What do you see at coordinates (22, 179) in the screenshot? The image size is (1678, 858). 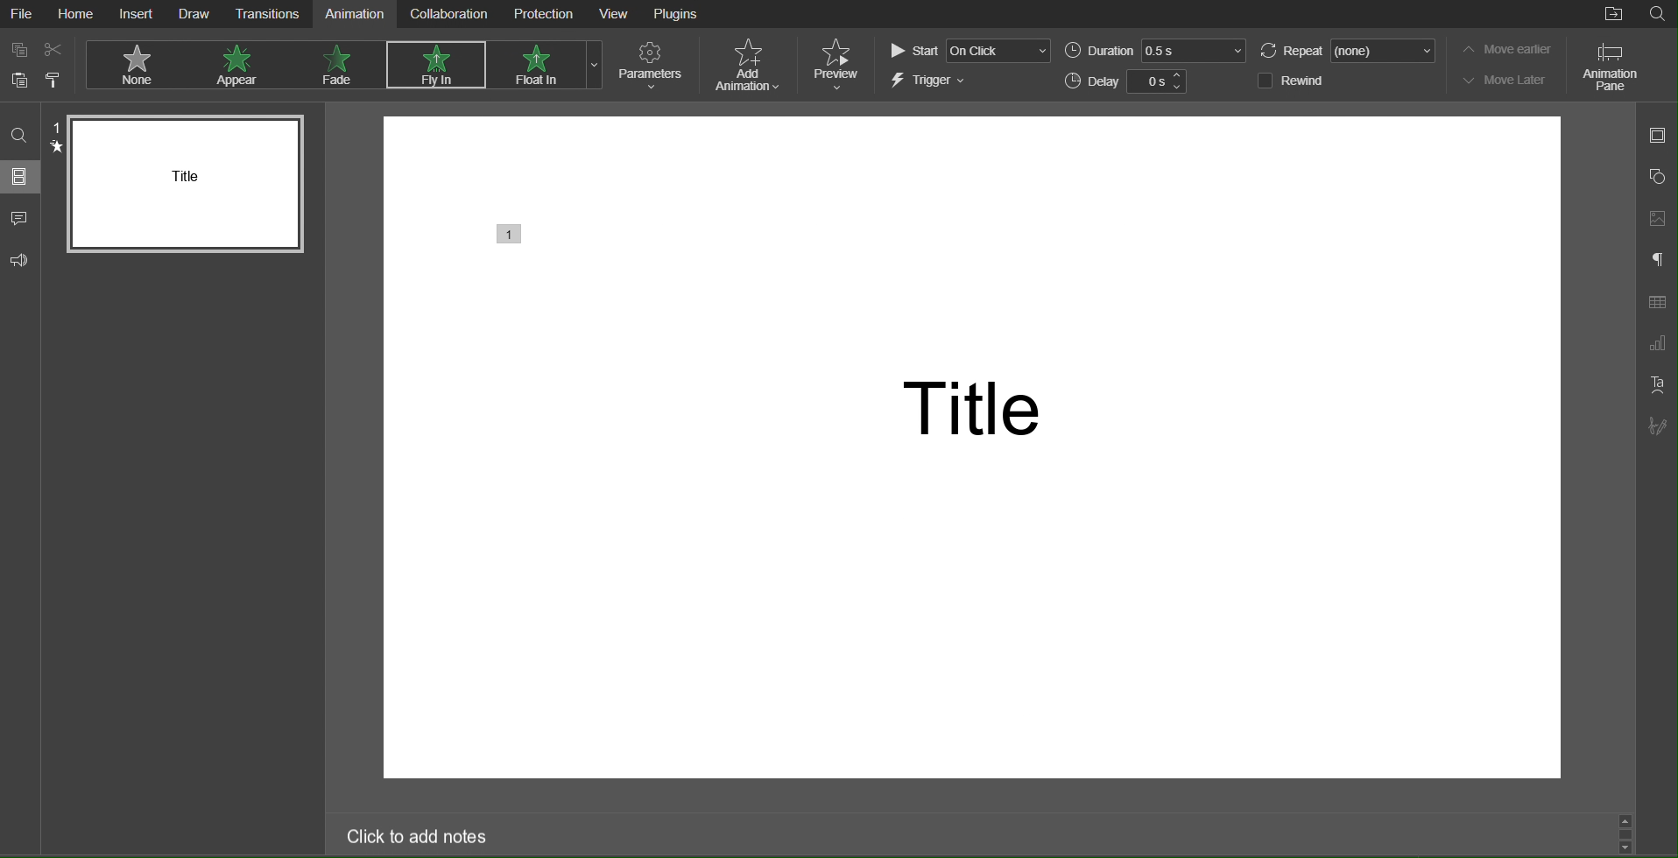 I see `Slides` at bounding box center [22, 179].